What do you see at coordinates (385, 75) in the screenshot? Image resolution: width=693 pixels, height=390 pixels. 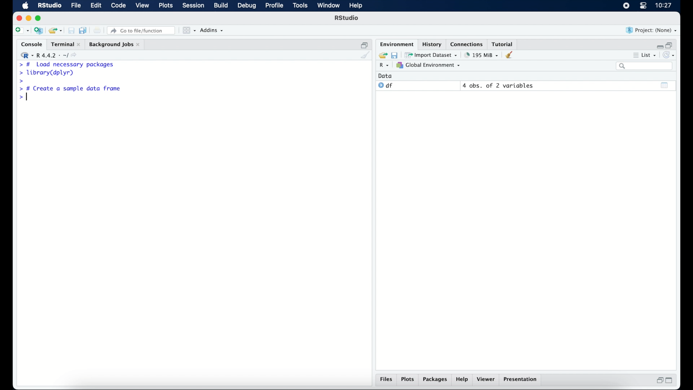 I see `date` at bounding box center [385, 75].